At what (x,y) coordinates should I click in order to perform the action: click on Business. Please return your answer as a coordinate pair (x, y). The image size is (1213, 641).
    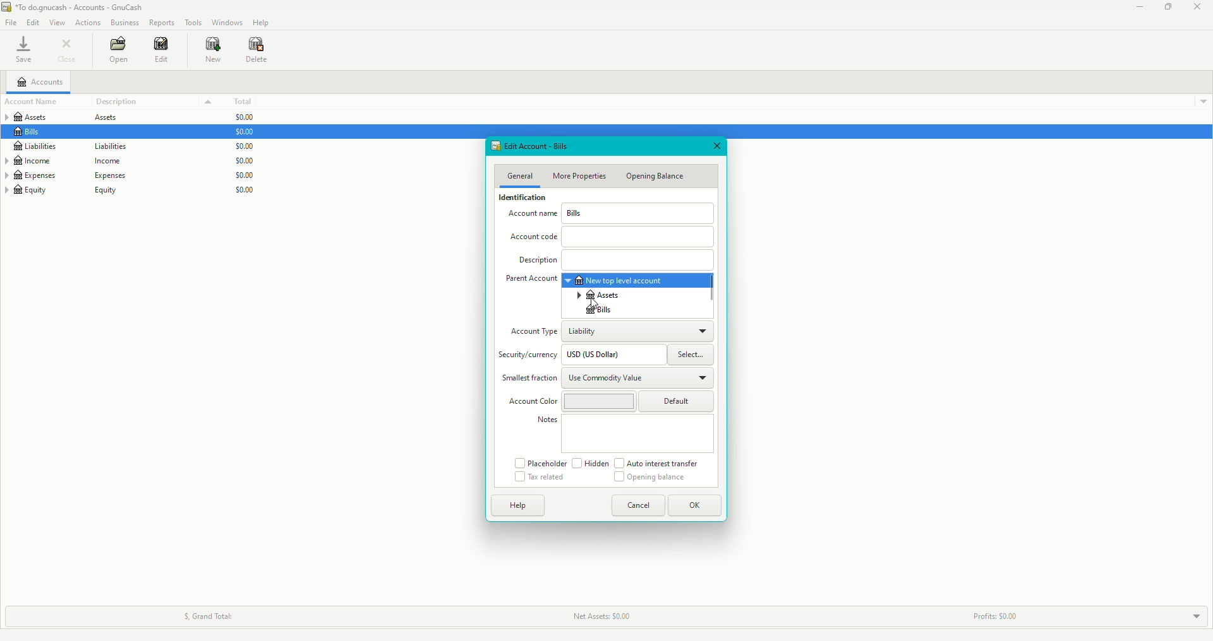
    Looking at the image, I should click on (125, 23).